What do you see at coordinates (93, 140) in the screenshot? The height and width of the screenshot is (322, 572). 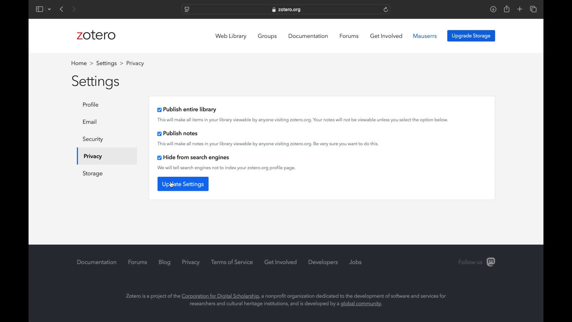 I see `security` at bounding box center [93, 140].